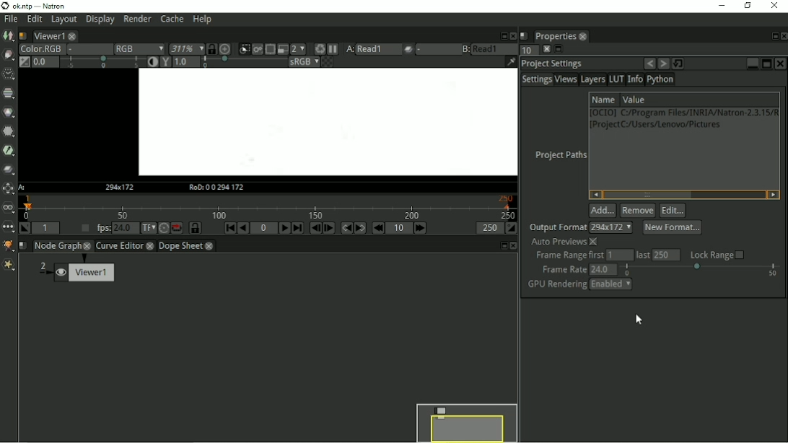 The height and width of the screenshot is (443, 788). What do you see at coordinates (569, 255) in the screenshot?
I see `Frame Range first` at bounding box center [569, 255].